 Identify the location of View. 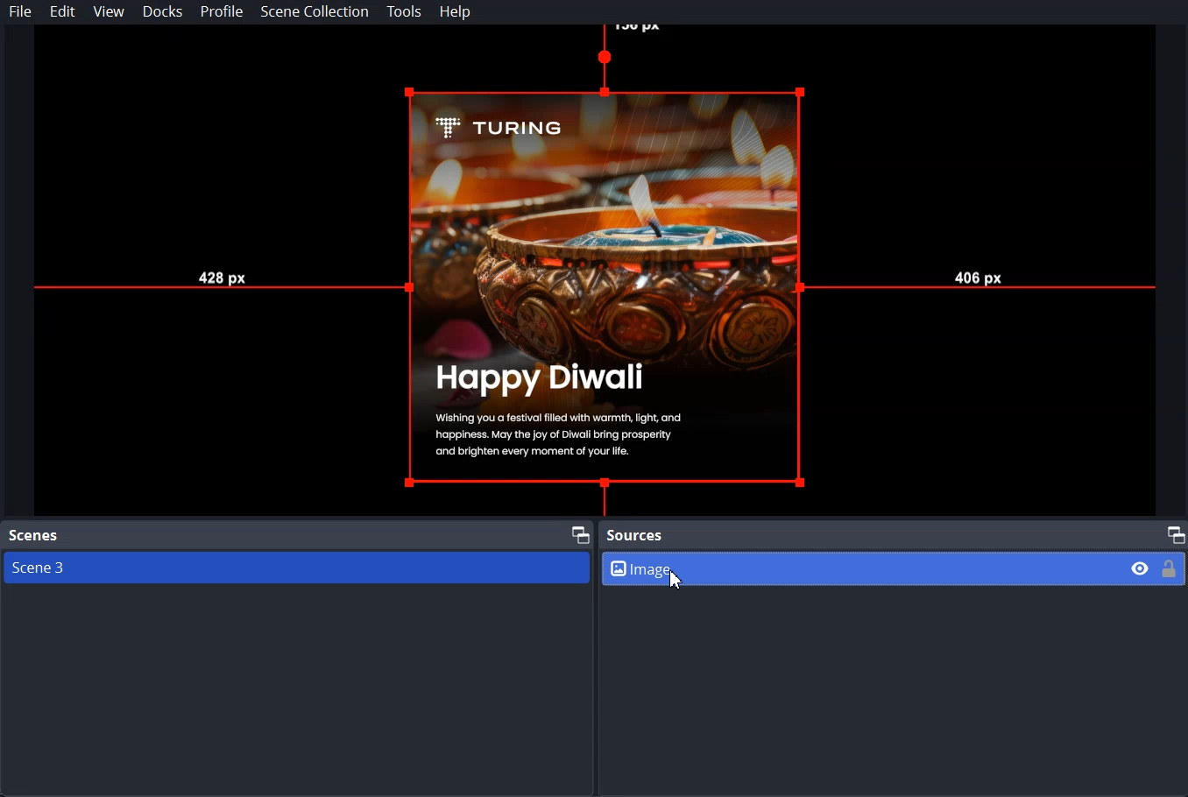
(109, 11).